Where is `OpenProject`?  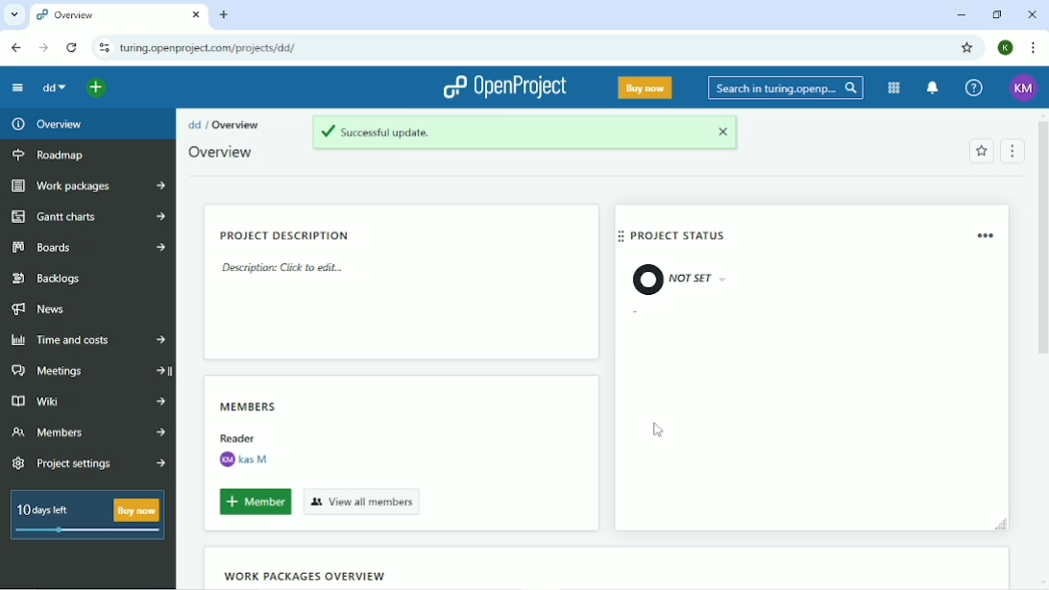
OpenProject is located at coordinates (501, 88).